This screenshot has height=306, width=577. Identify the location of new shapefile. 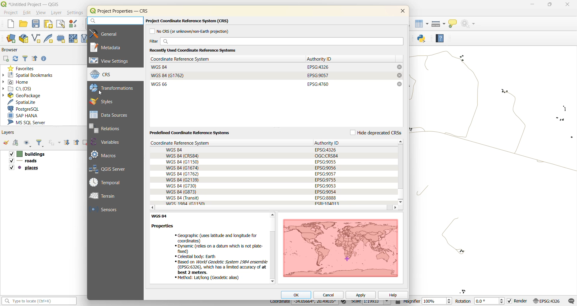
(37, 38).